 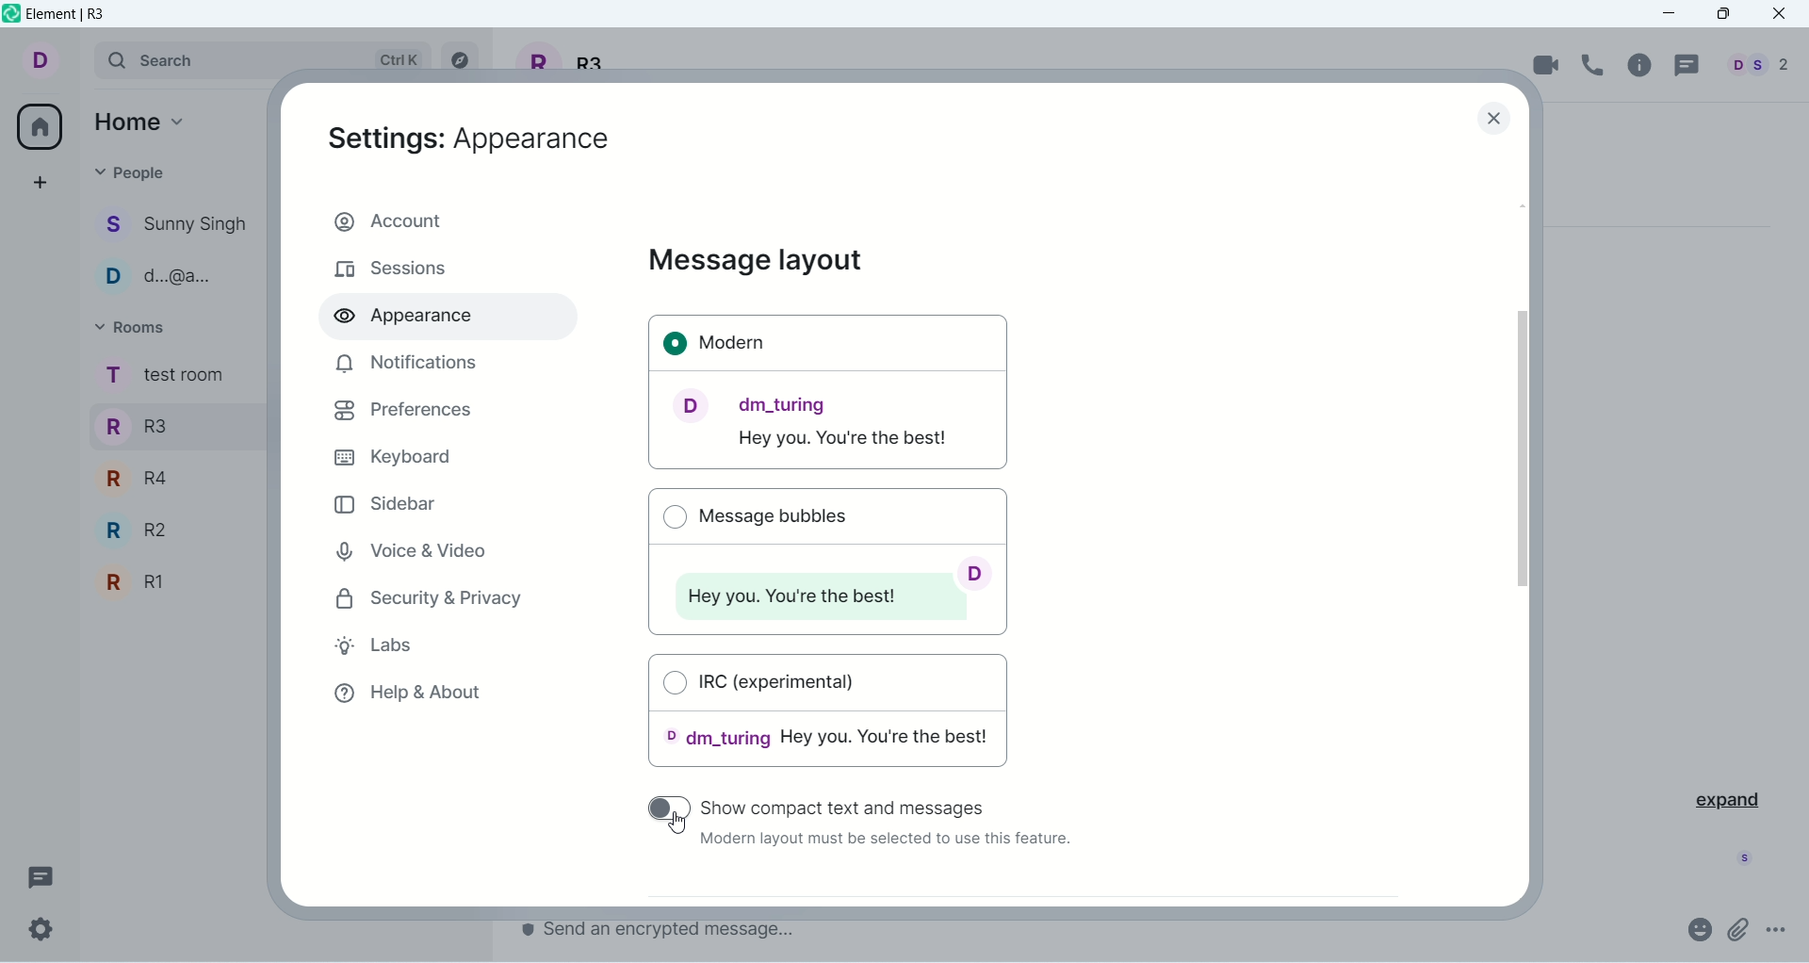 I want to click on cursor, so click(x=666, y=808).